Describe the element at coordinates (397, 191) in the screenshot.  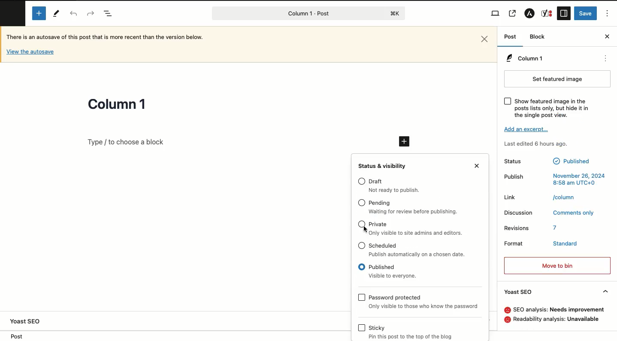
I see `Draft` at that location.